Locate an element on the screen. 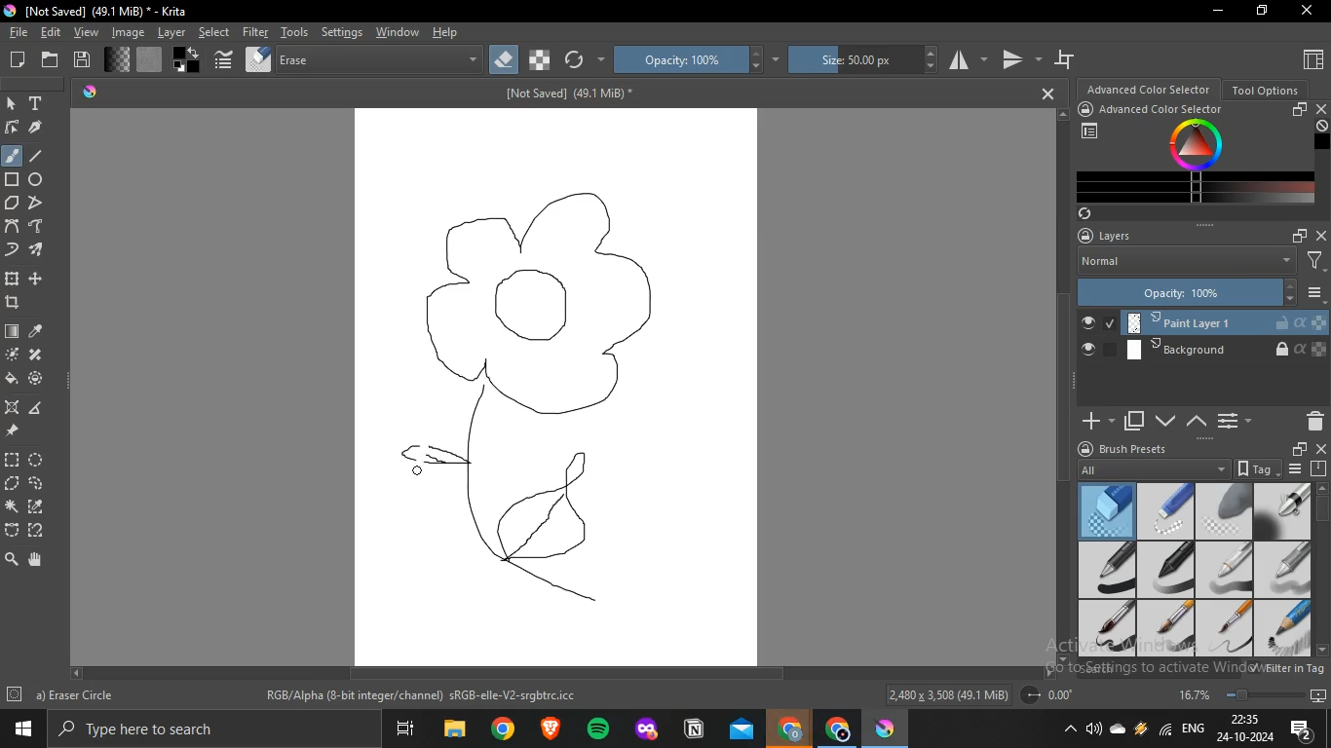  Krita logo is located at coordinates (89, 91).